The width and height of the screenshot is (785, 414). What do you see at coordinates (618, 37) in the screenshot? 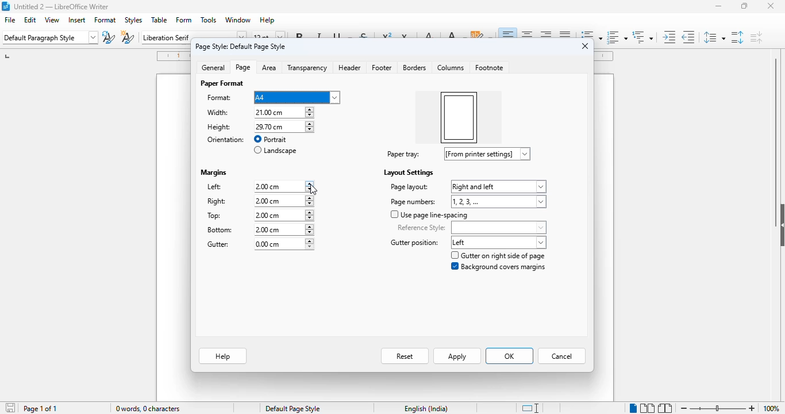
I see `toggle ordered list` at bounding box center [618, 37].